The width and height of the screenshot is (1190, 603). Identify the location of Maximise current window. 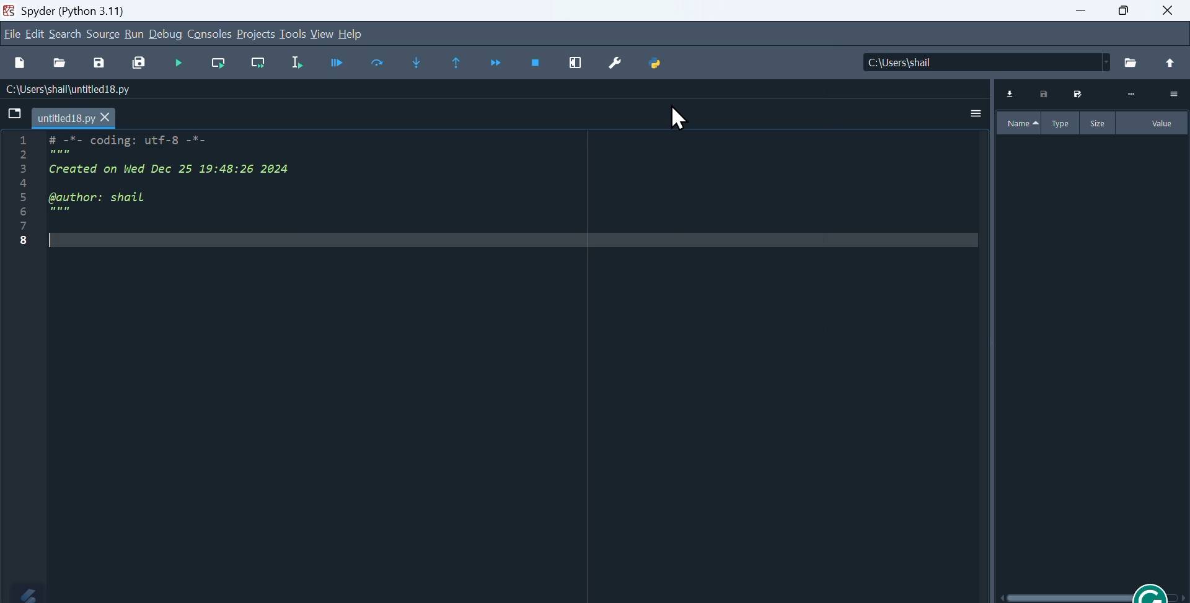
(579, 64).